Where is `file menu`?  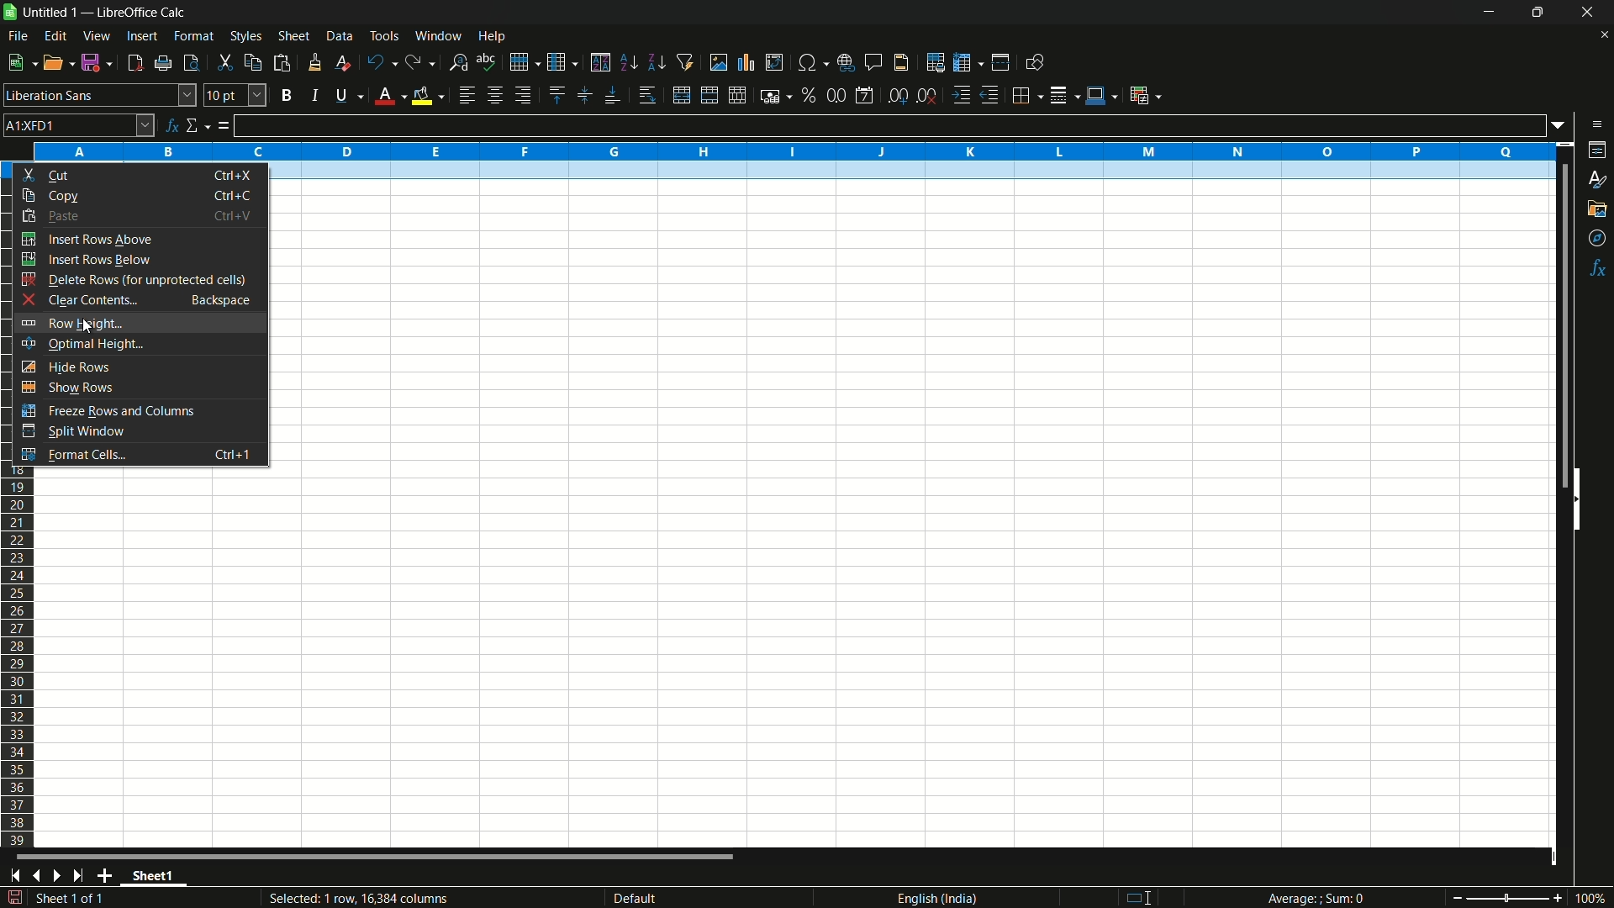
file menu is located at coordinates (18, 36).